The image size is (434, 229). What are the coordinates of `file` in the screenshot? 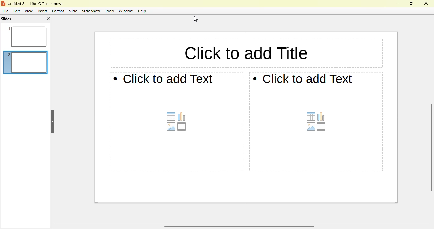 It's located at (5, 11).